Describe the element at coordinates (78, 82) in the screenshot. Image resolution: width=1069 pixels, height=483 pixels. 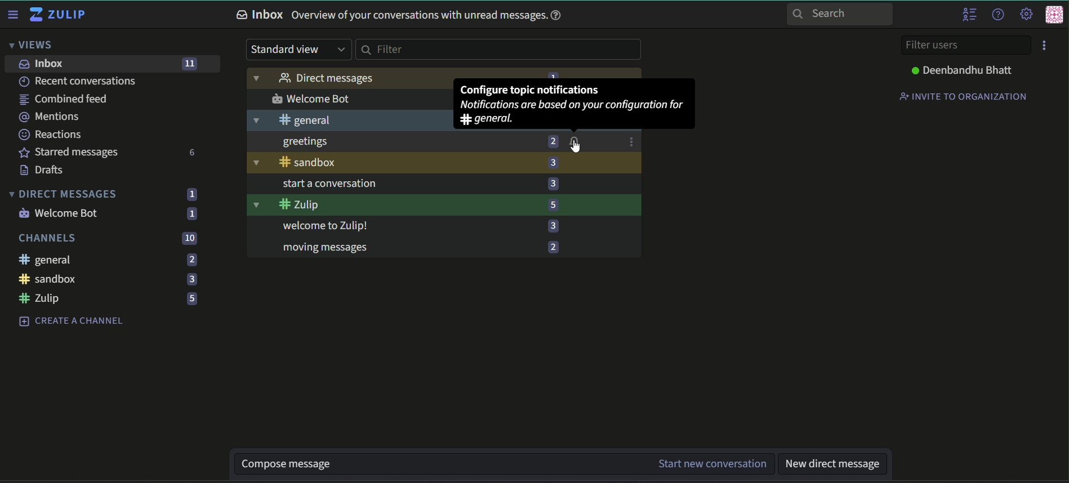
I see `recent conversations` at that location.